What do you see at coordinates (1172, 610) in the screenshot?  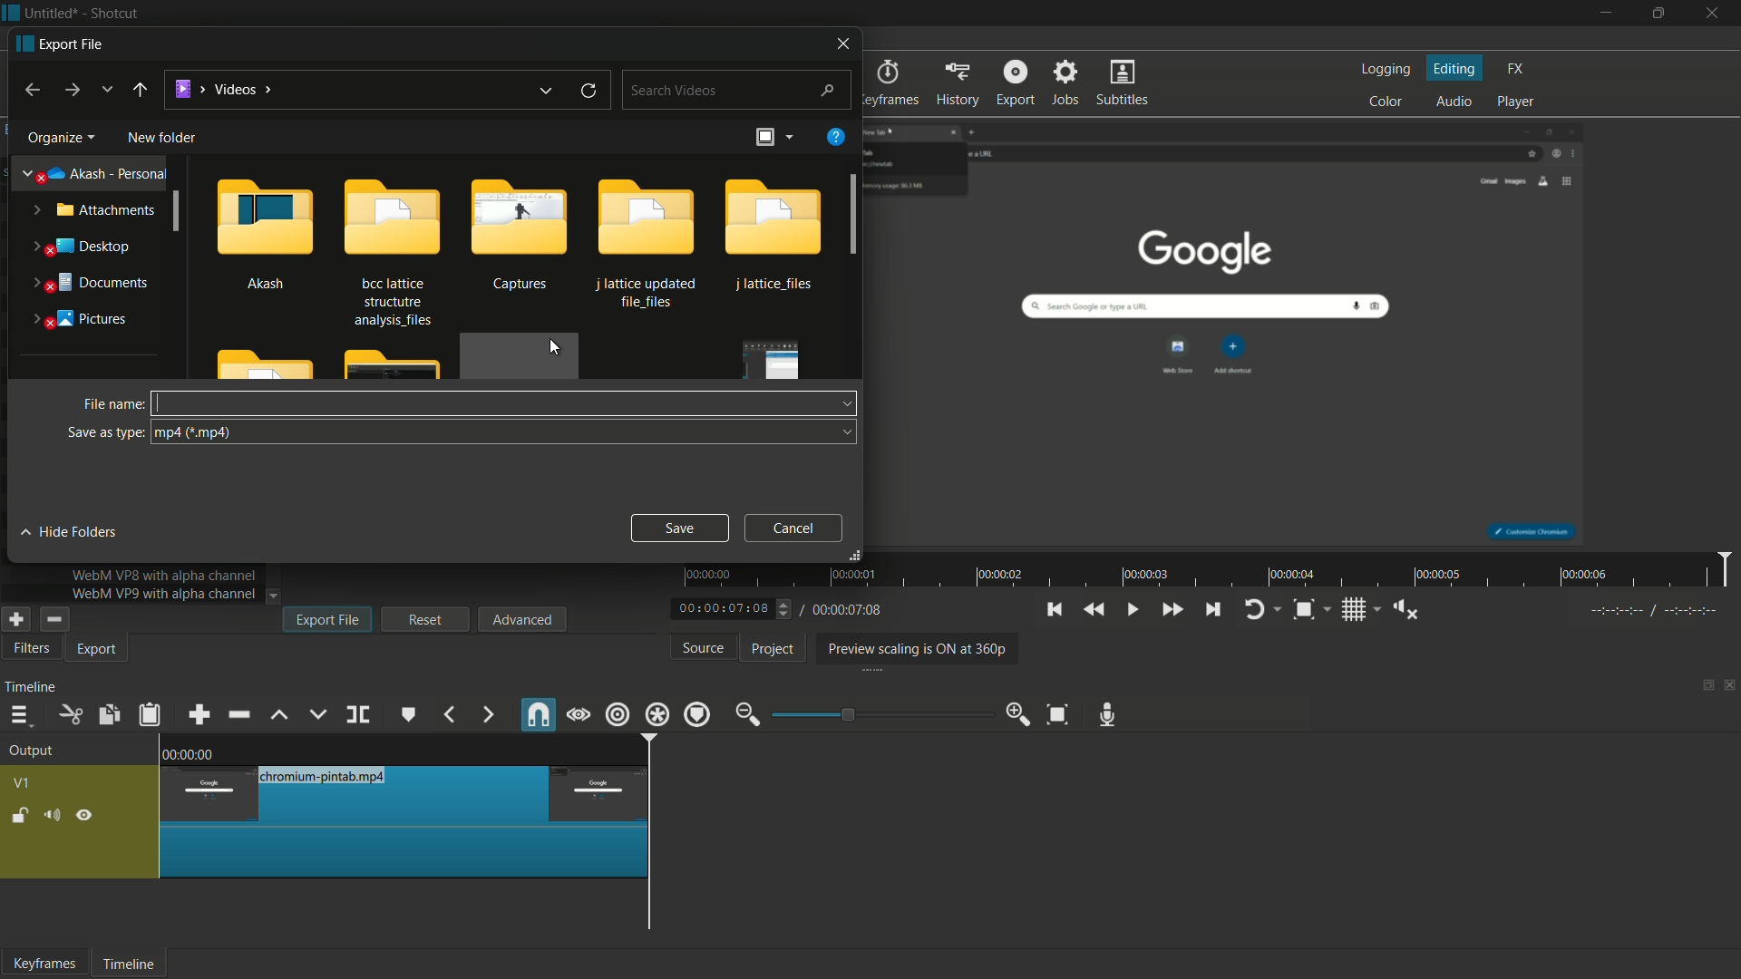 I see `quickly play forward` at bounding box center [1172, 610].